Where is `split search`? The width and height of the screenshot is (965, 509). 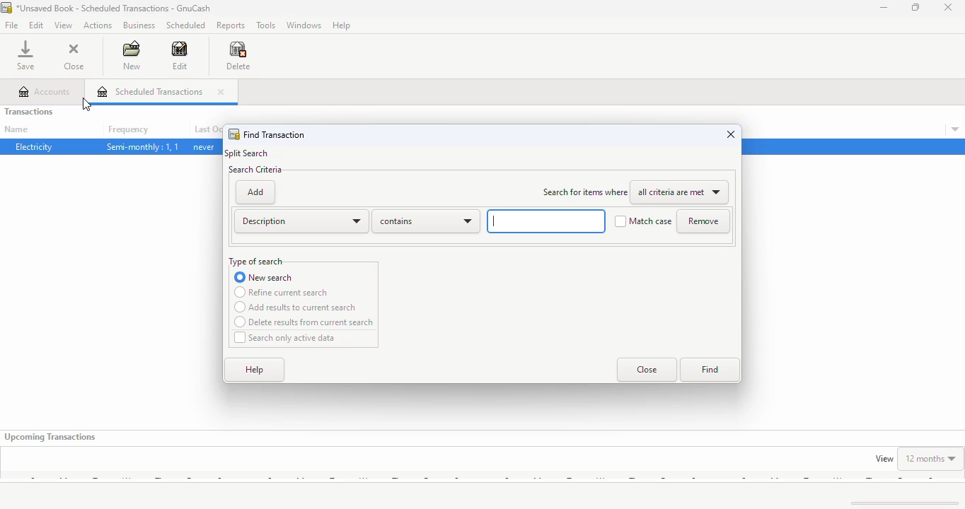
split search is located at coordinates (248, 153).